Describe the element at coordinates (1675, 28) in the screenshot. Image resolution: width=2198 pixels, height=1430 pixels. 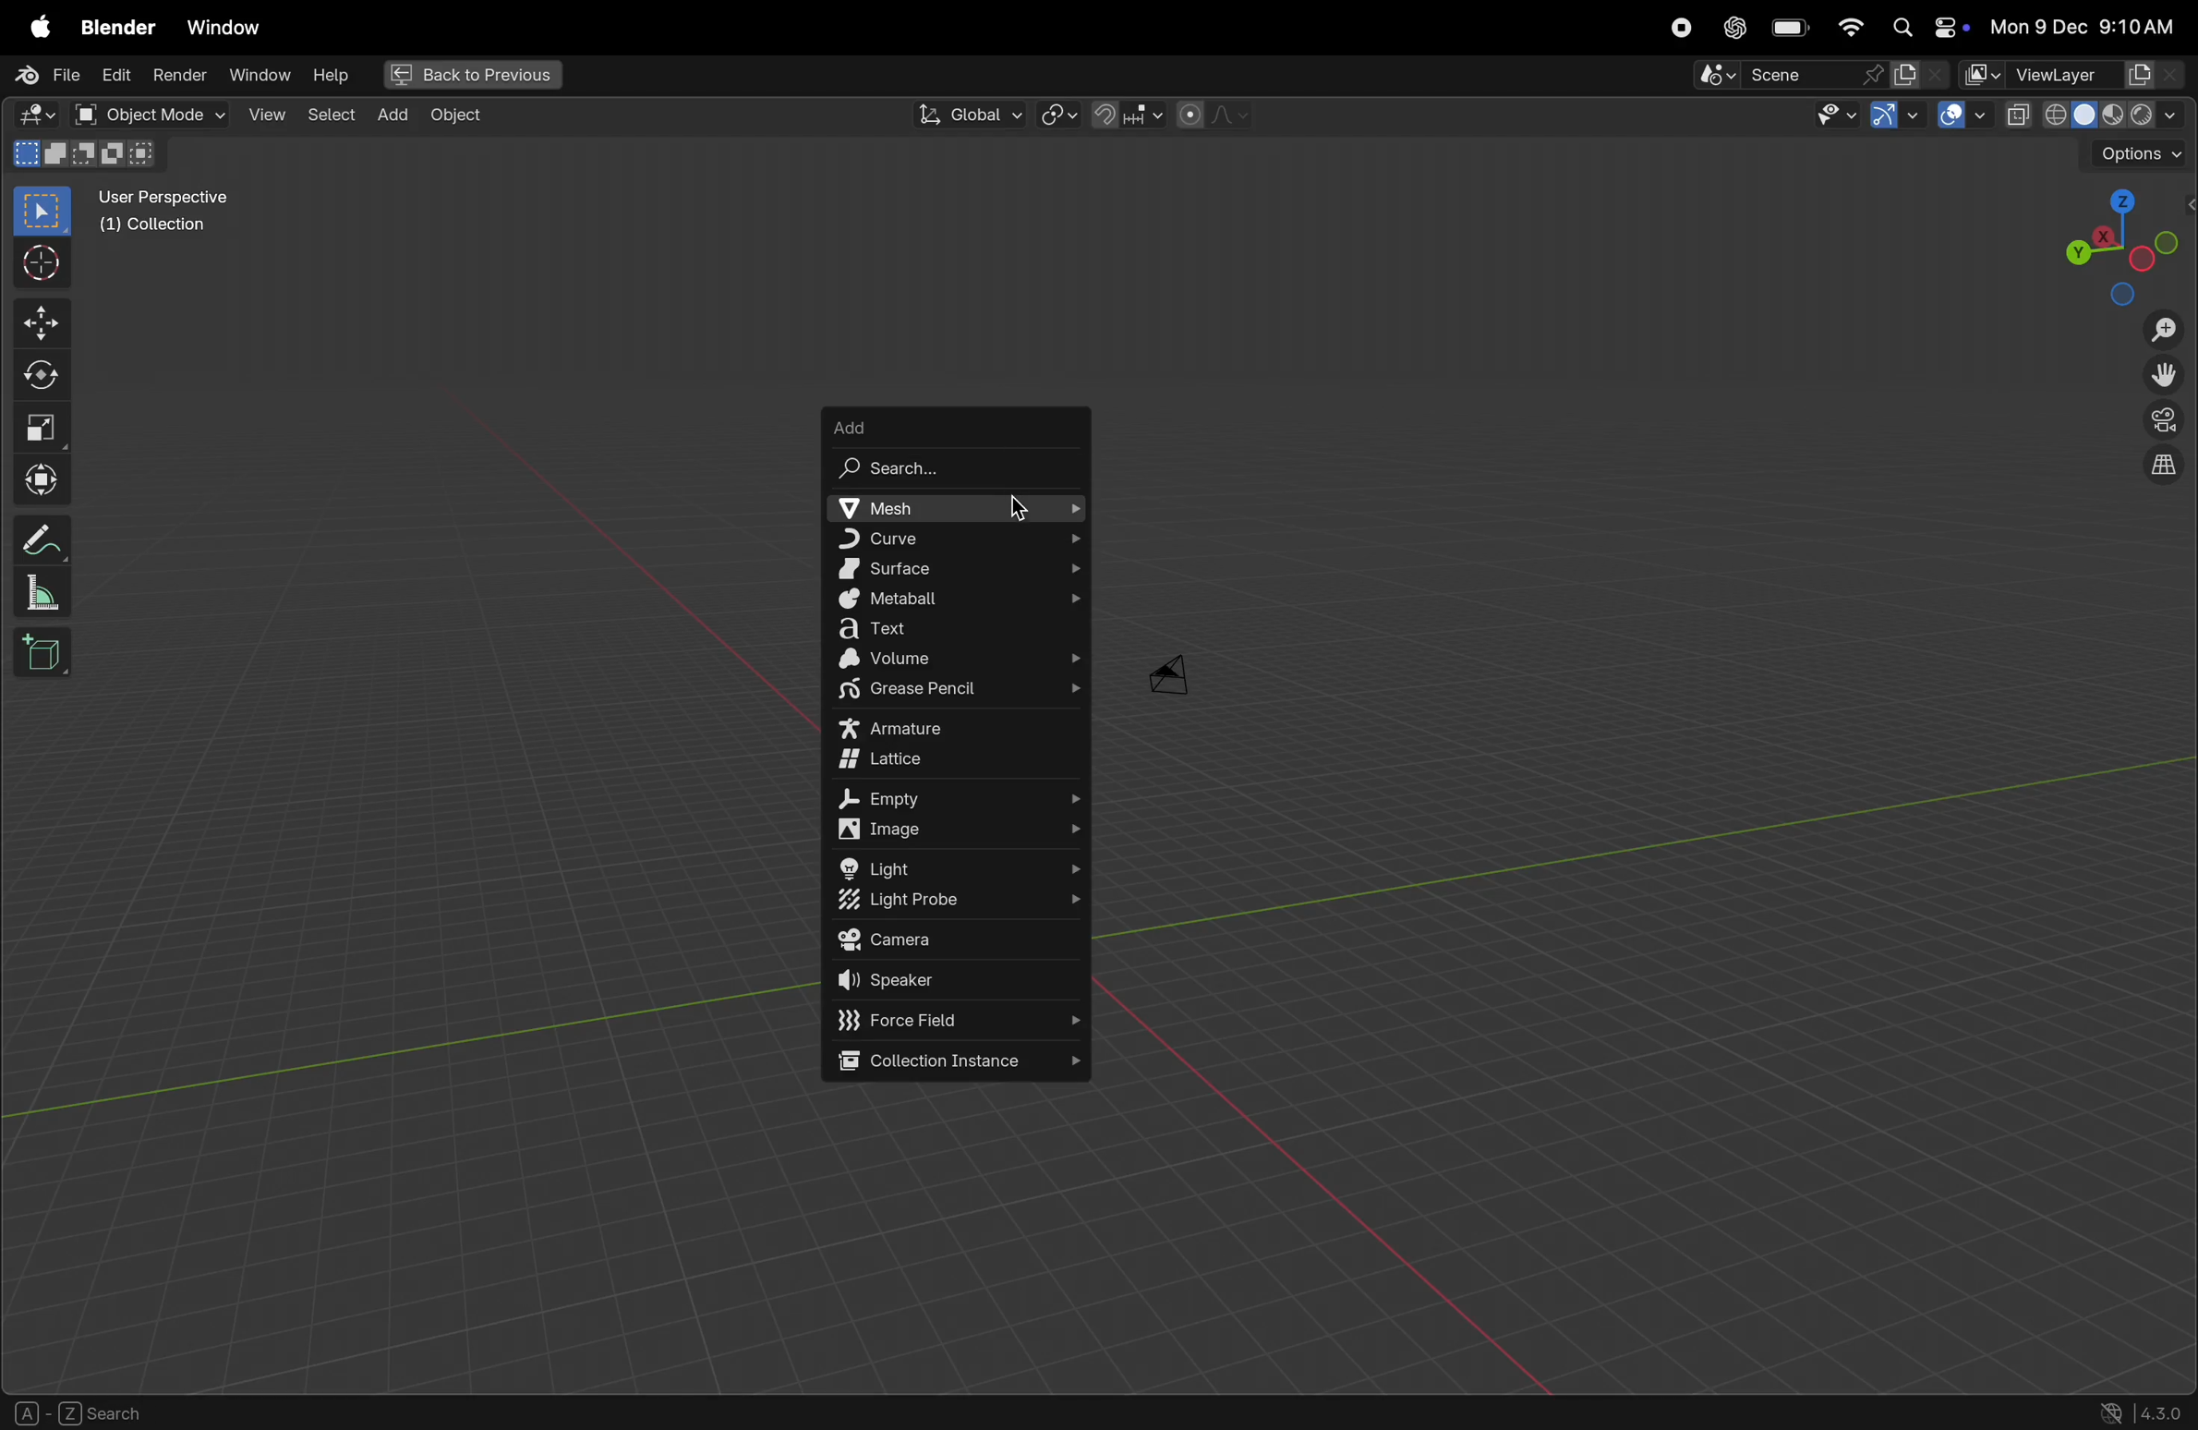
I see `record` at that location.